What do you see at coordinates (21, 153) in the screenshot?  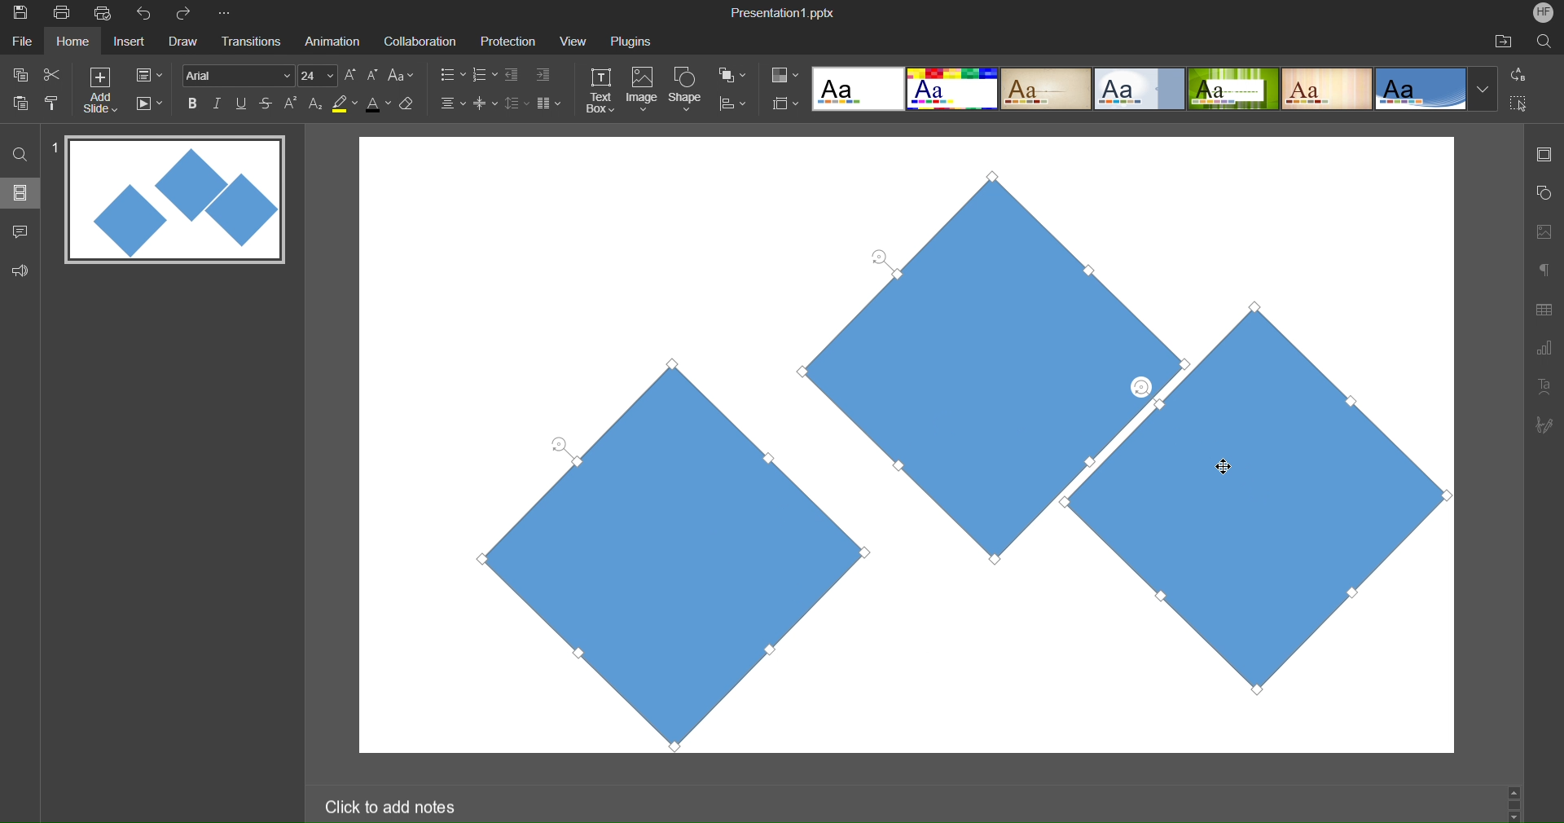 I see `search` at bounding box center [21, 153].